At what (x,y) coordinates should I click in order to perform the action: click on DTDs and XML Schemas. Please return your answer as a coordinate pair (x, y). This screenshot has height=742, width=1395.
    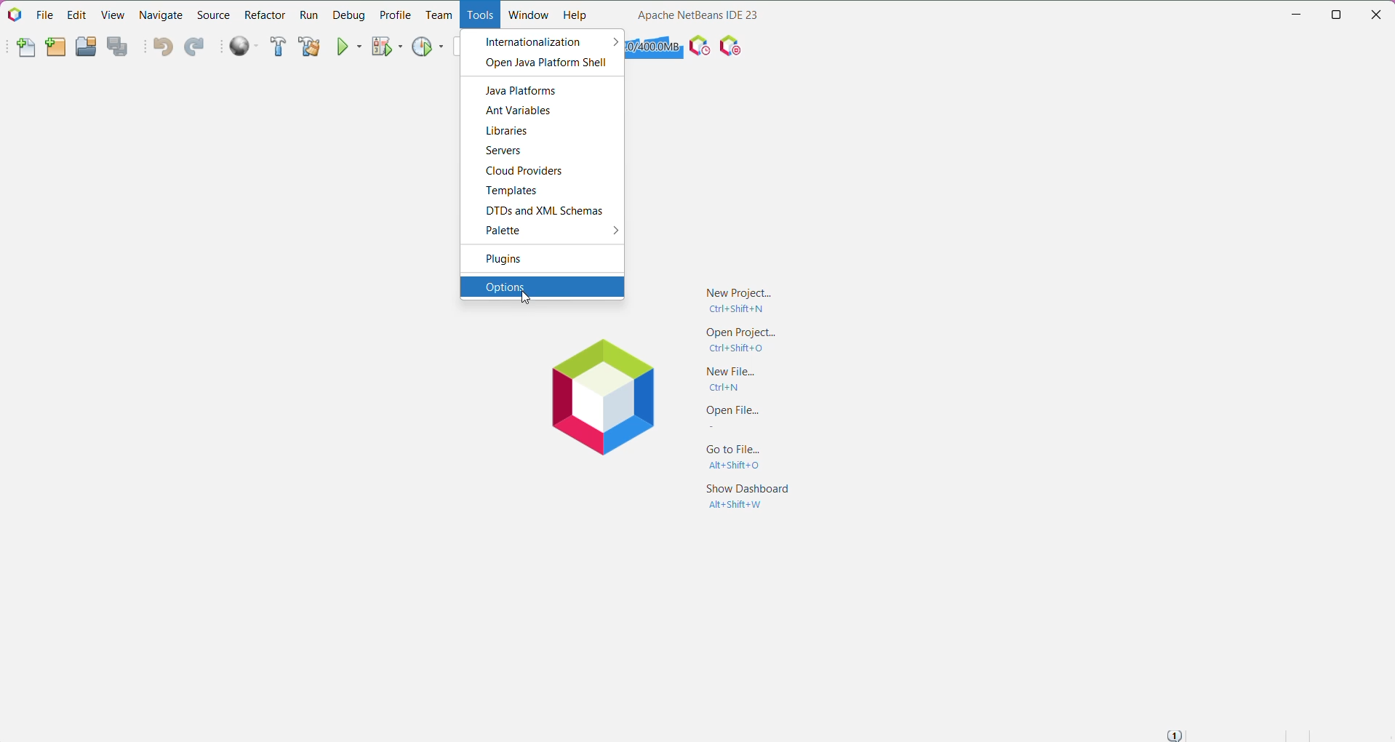
    Looking at the image, I should click on (550, 212).